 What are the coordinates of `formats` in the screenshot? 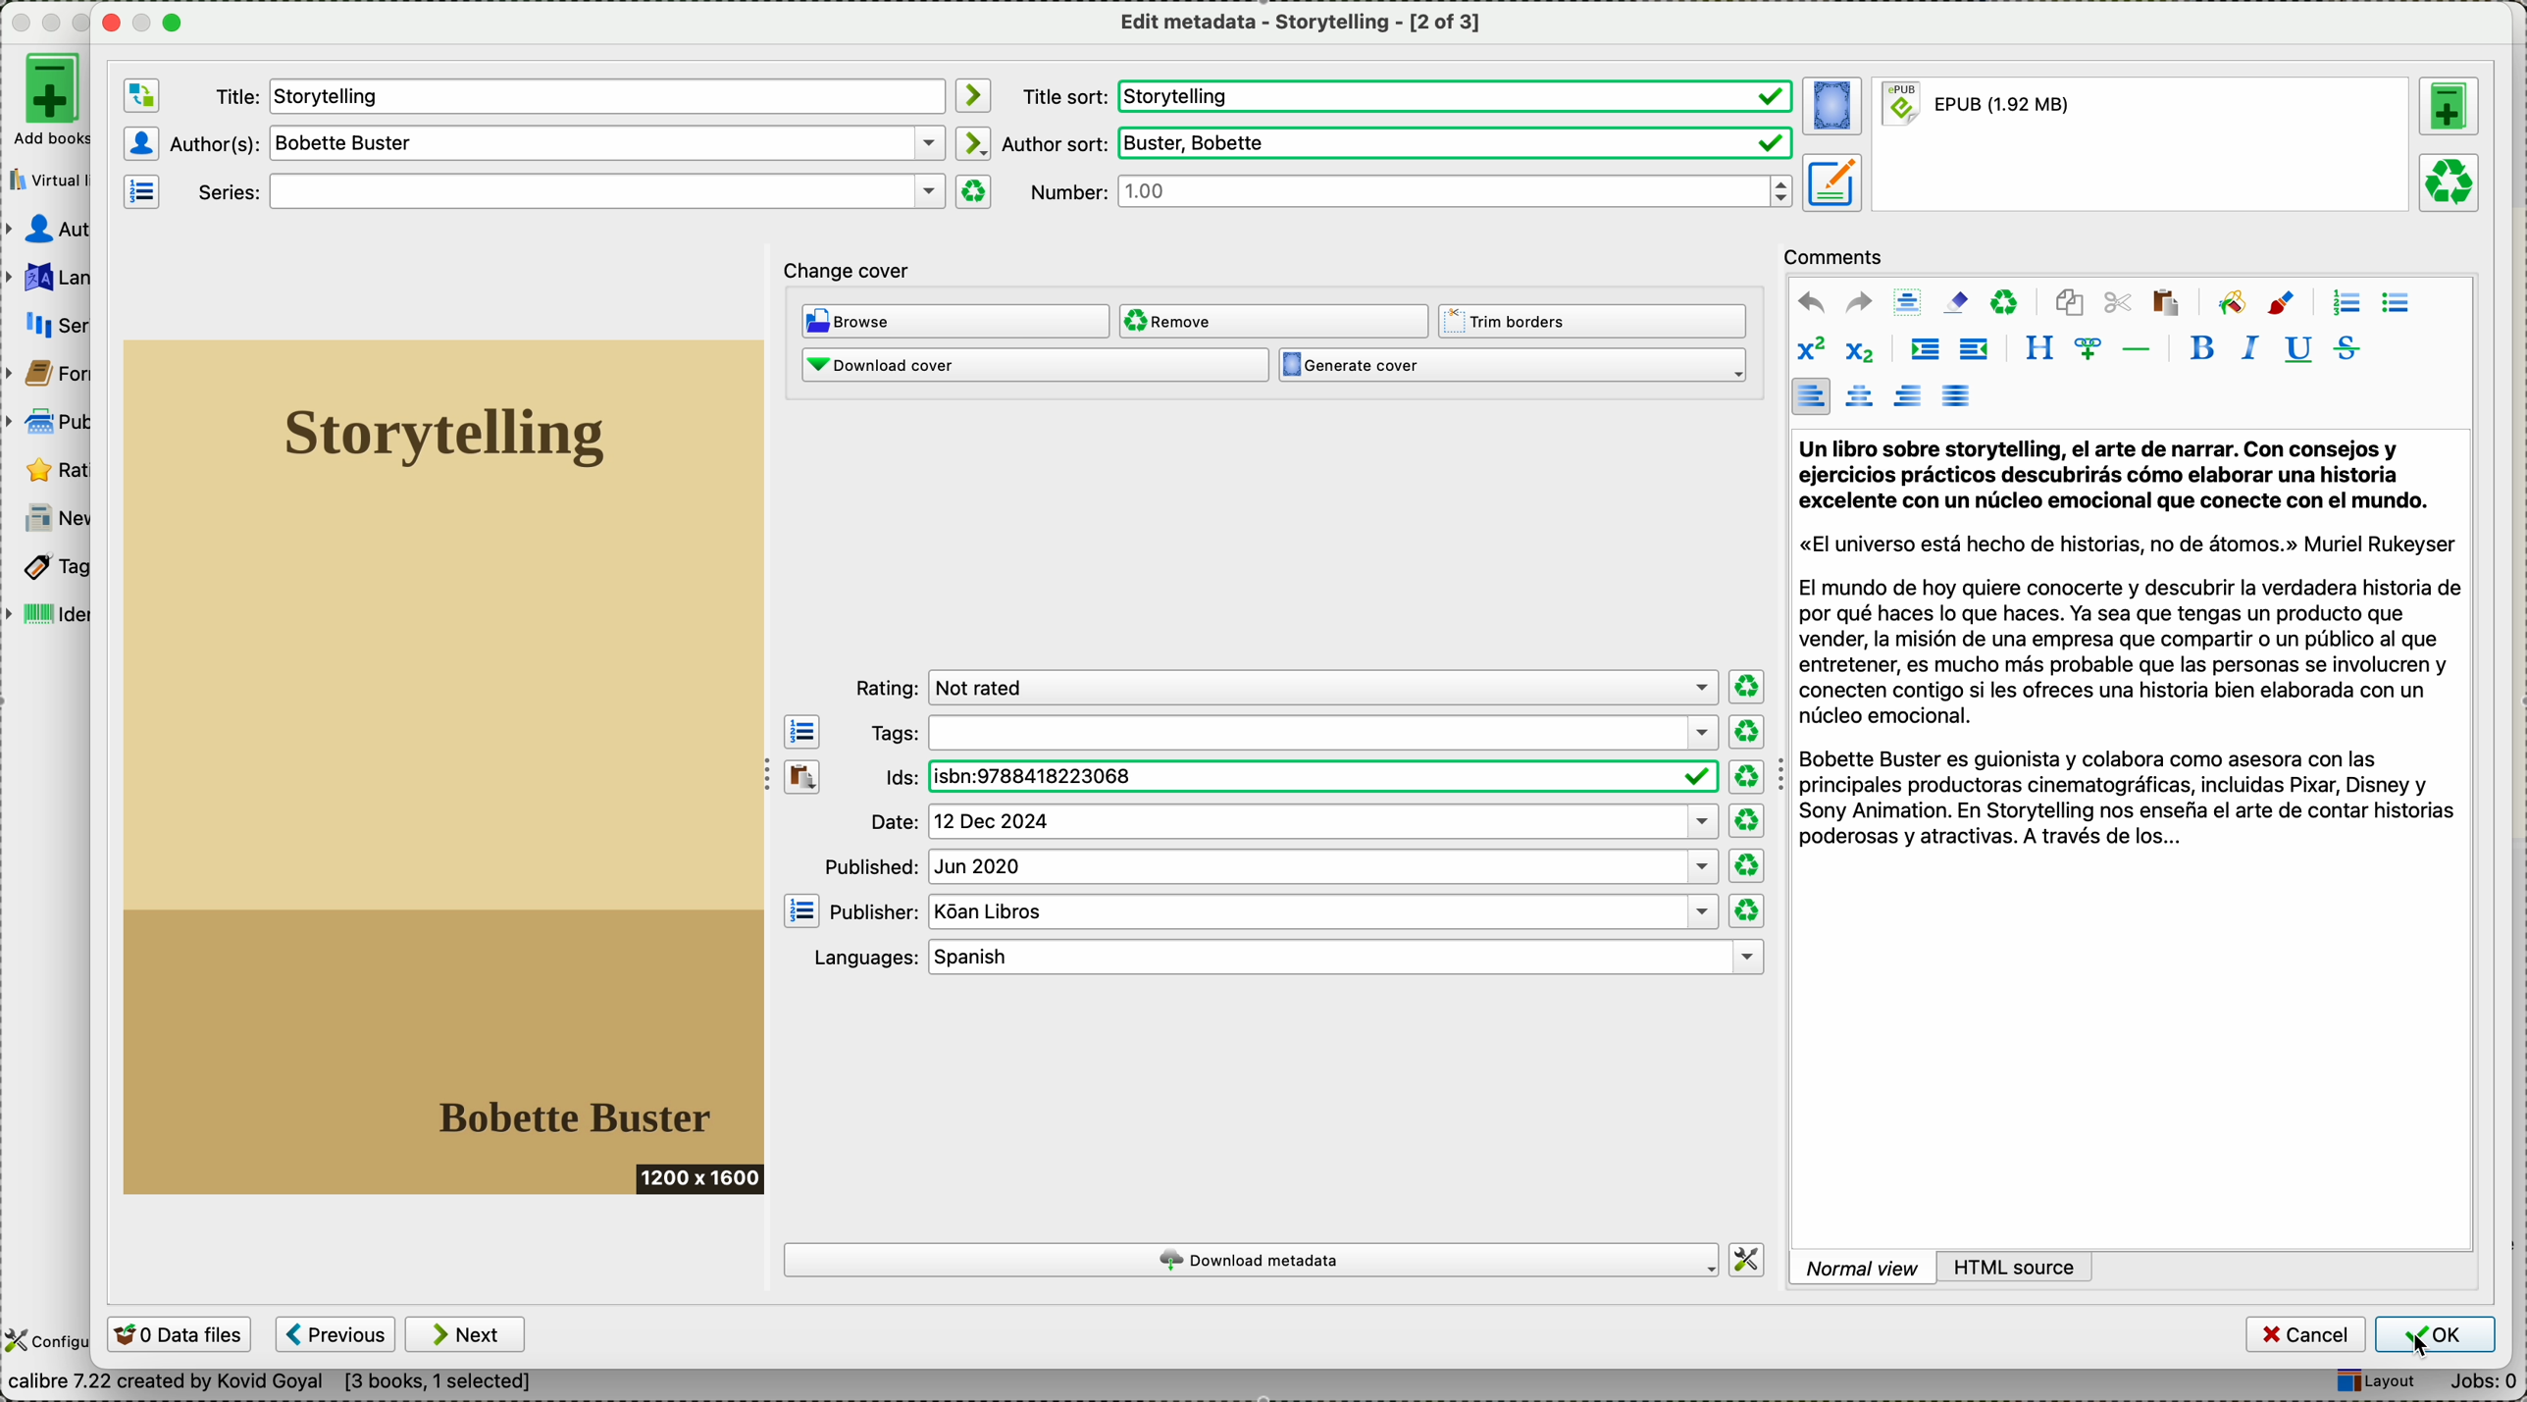 It's located at (59, 370).